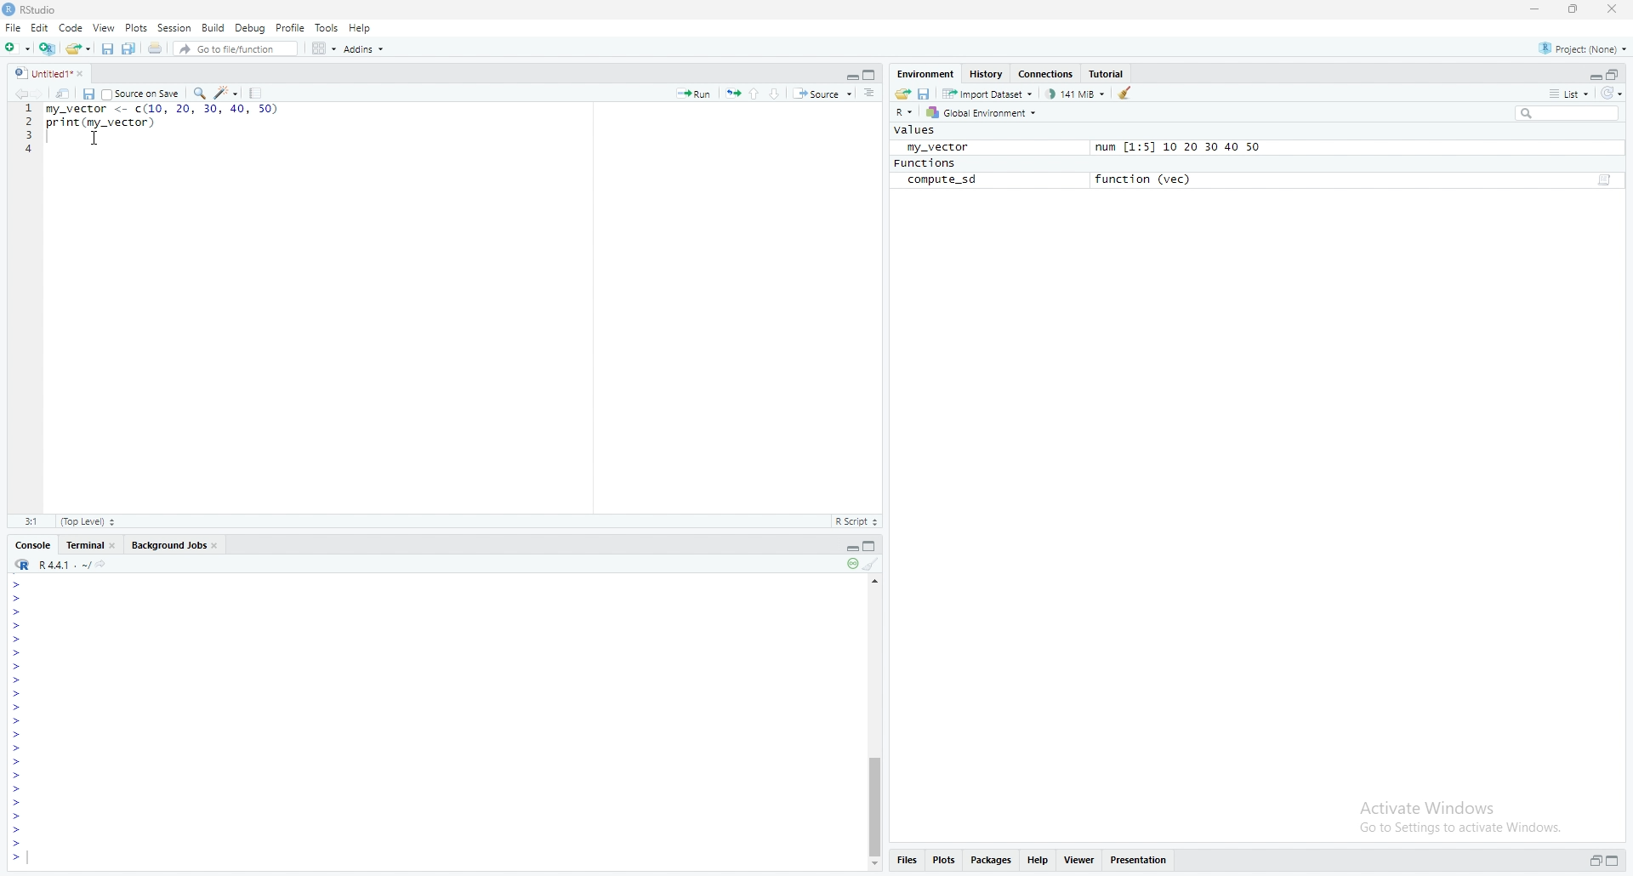 The height and width of the screenshot is (876, 1633). I want to click on Edit, so click(43, 29).